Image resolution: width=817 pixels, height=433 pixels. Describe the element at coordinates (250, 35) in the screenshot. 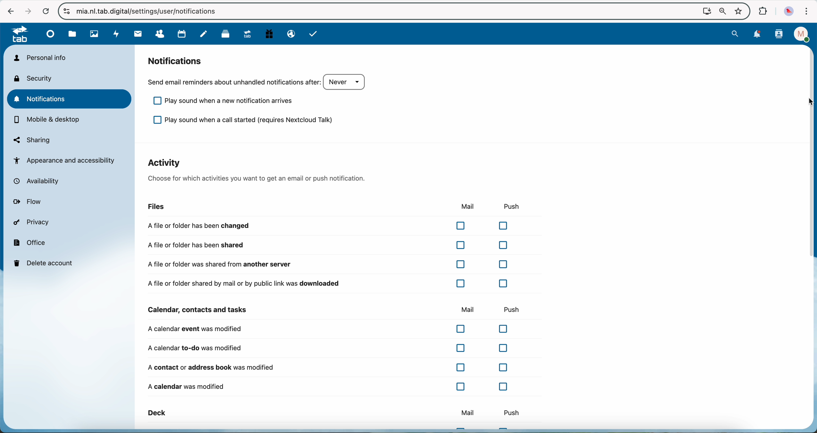

I see `upgrade` at that location.